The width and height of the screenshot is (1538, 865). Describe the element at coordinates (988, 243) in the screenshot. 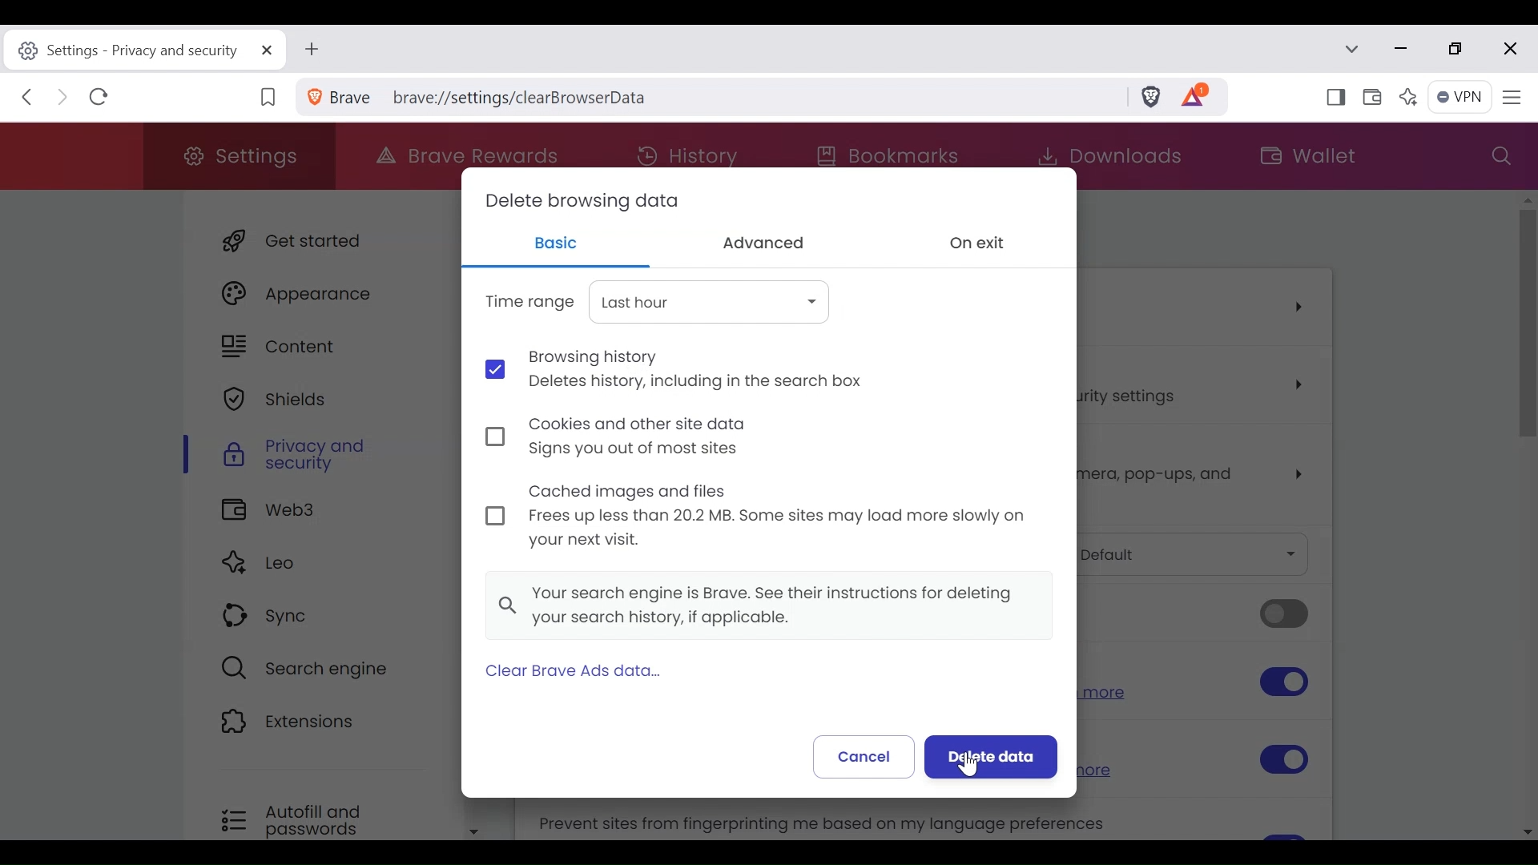

I see `On exit` at that location.